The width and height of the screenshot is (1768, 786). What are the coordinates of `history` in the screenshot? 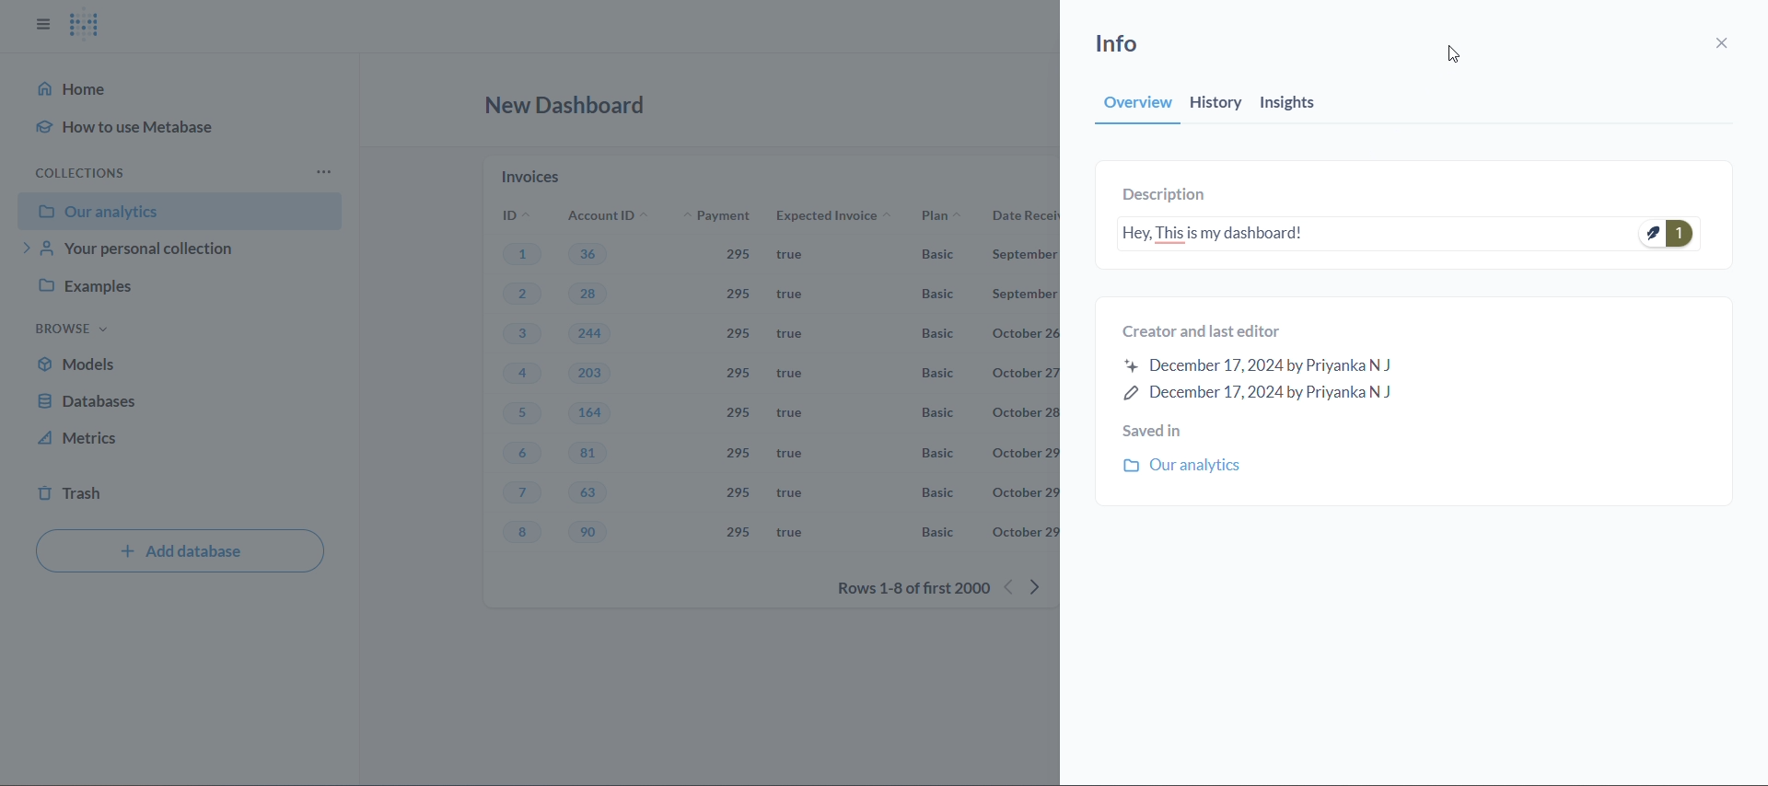 It's located at (1218, 105).